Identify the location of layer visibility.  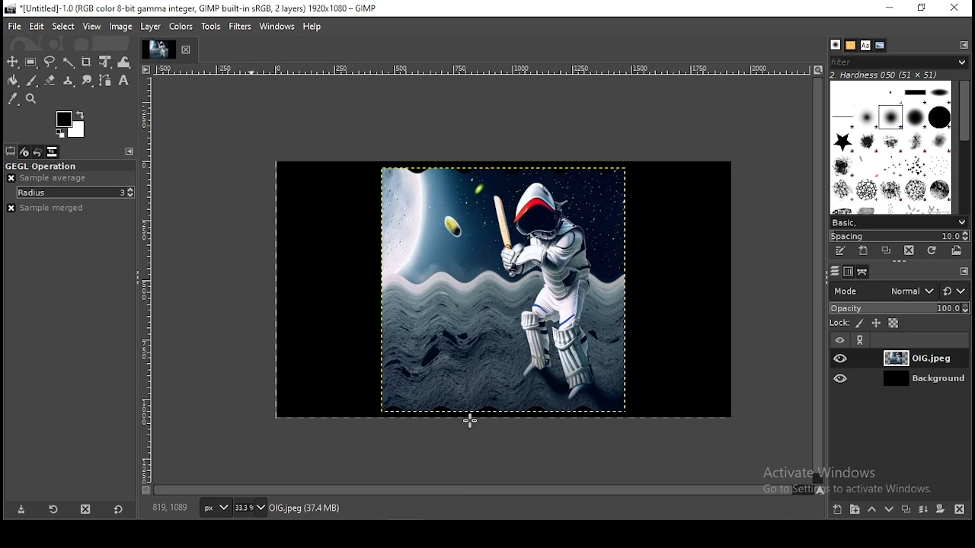
(839, 340).